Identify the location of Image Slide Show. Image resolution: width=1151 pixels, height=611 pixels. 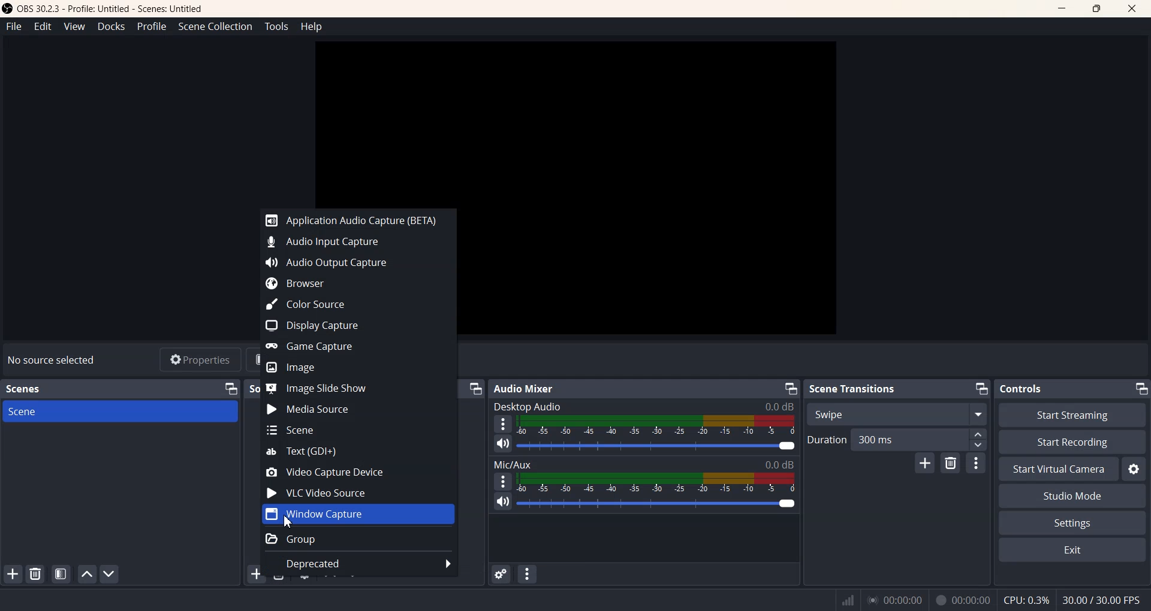
(356, 388).